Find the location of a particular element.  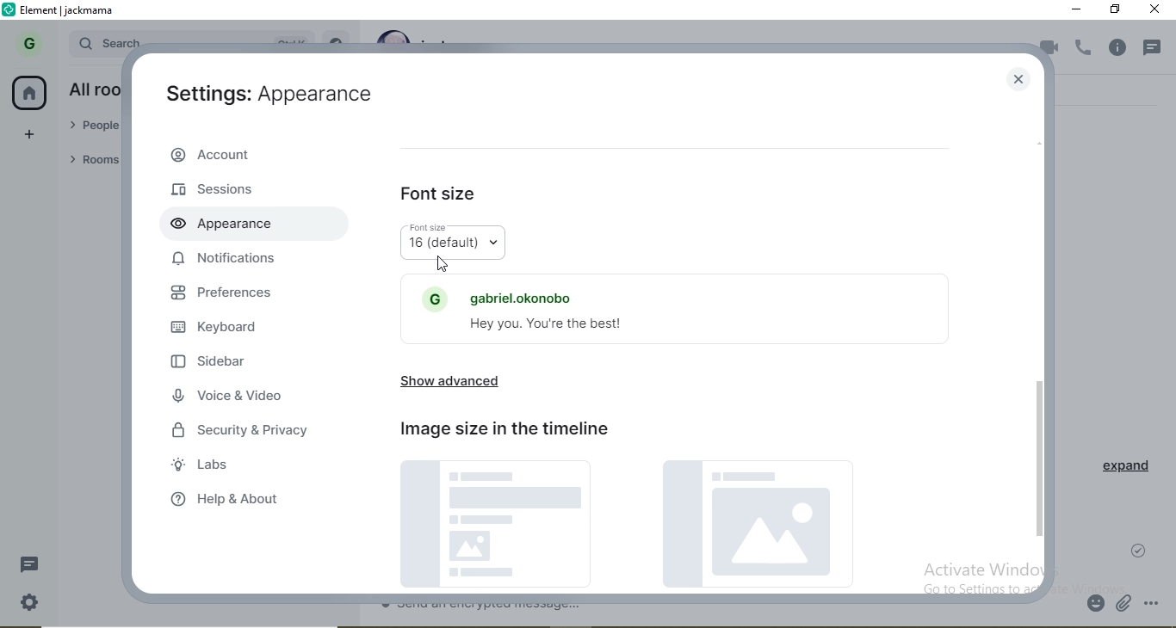

message is located at coordinates (34, 564).